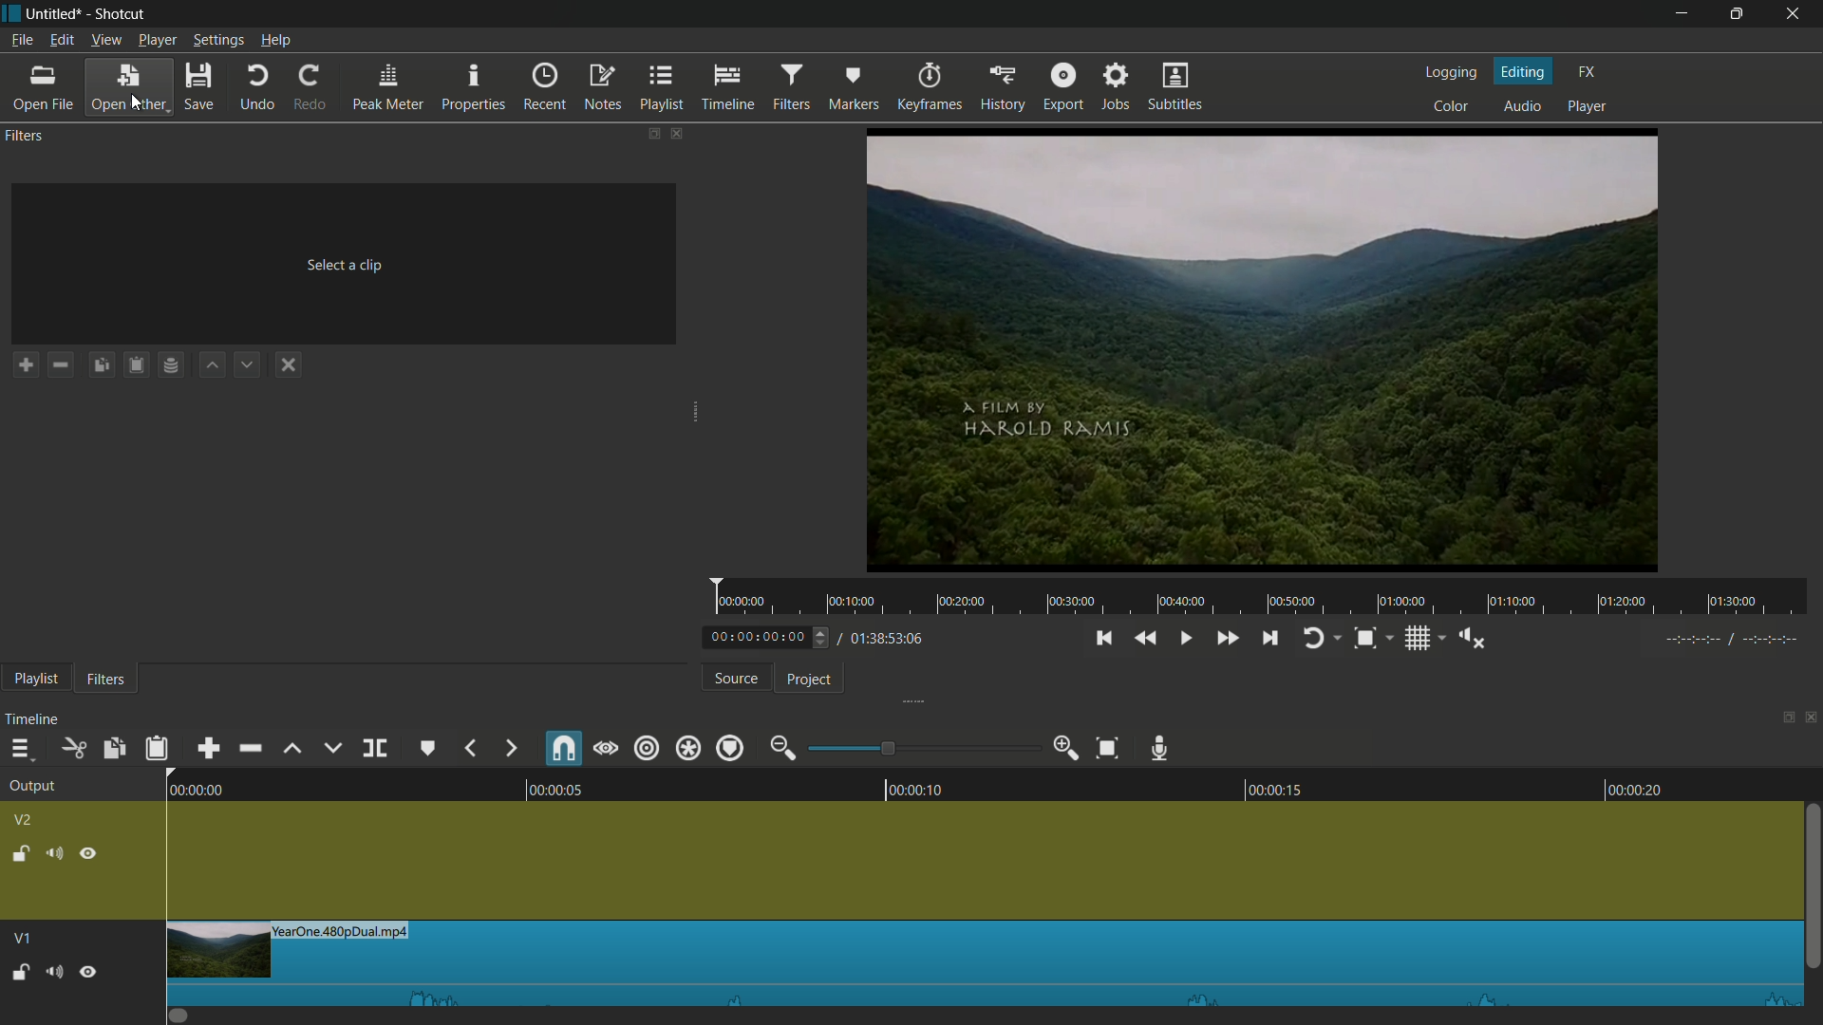 The height and width of the screenshot is (1025, 1823). Describe the element at coordinates (103, 365) in the screenshot. I see `copy checked filters` at that location.